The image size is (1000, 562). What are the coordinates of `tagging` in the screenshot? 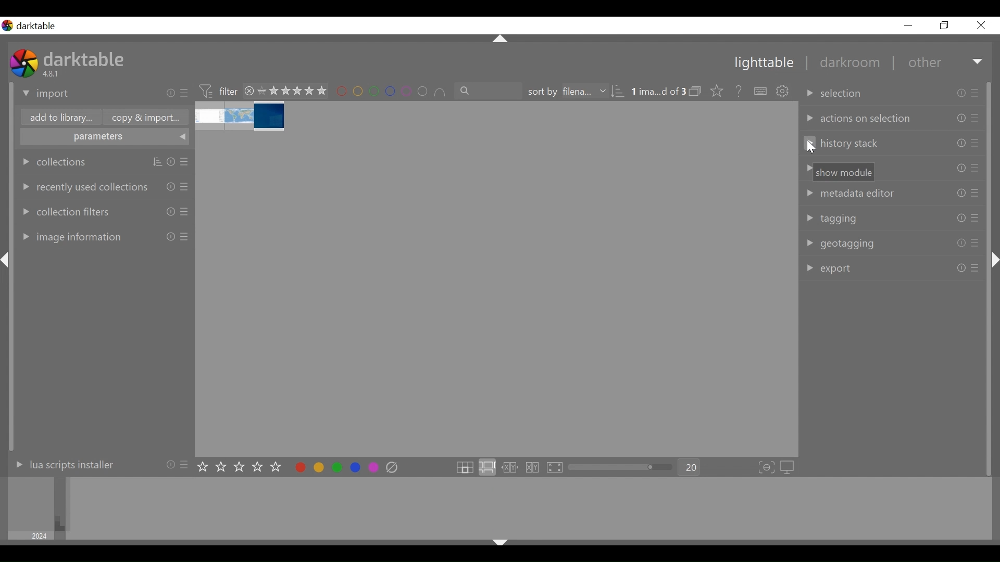 It's located at (832, 219).